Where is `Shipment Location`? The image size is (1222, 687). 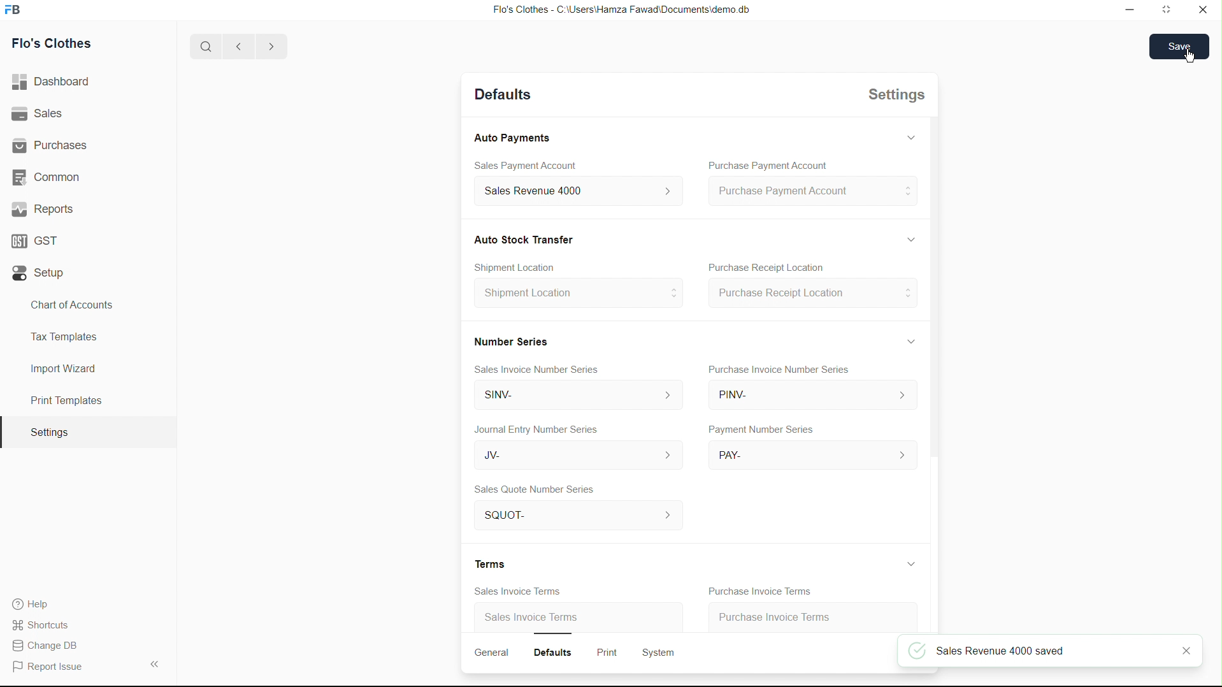
Shipment Location is located at coordinates (576, 294).